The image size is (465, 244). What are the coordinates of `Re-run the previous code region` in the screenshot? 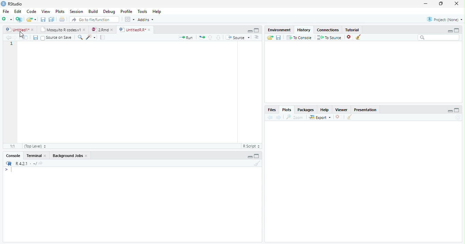 It's located at (202, 37).